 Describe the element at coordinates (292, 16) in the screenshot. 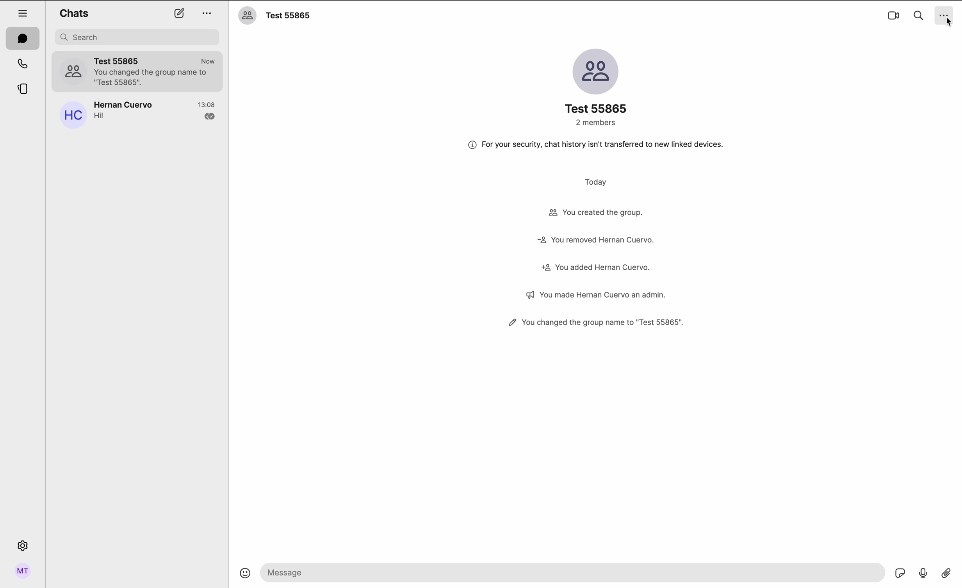

I see `name group` at that location.